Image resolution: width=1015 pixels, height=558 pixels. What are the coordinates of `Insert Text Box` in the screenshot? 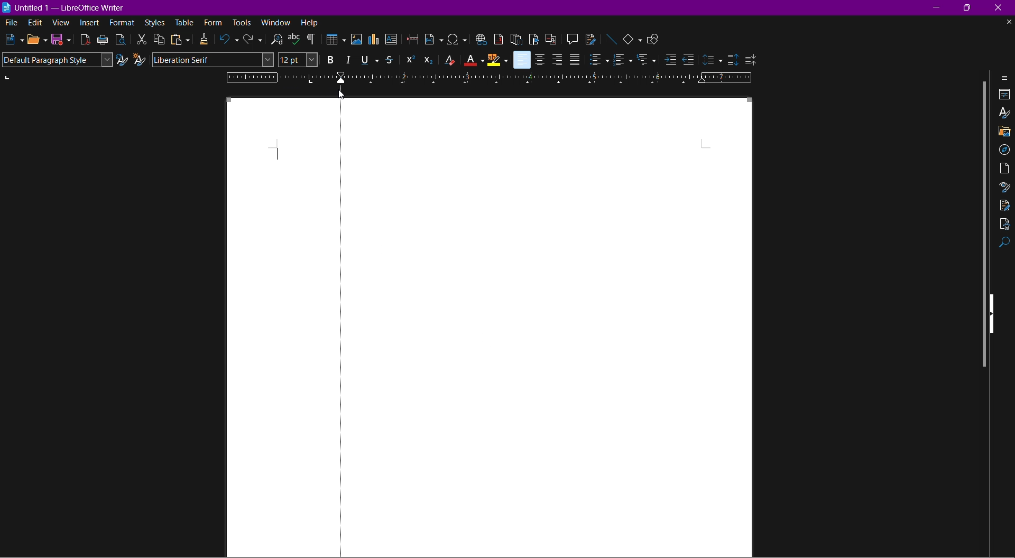 It's located at (392, 41).